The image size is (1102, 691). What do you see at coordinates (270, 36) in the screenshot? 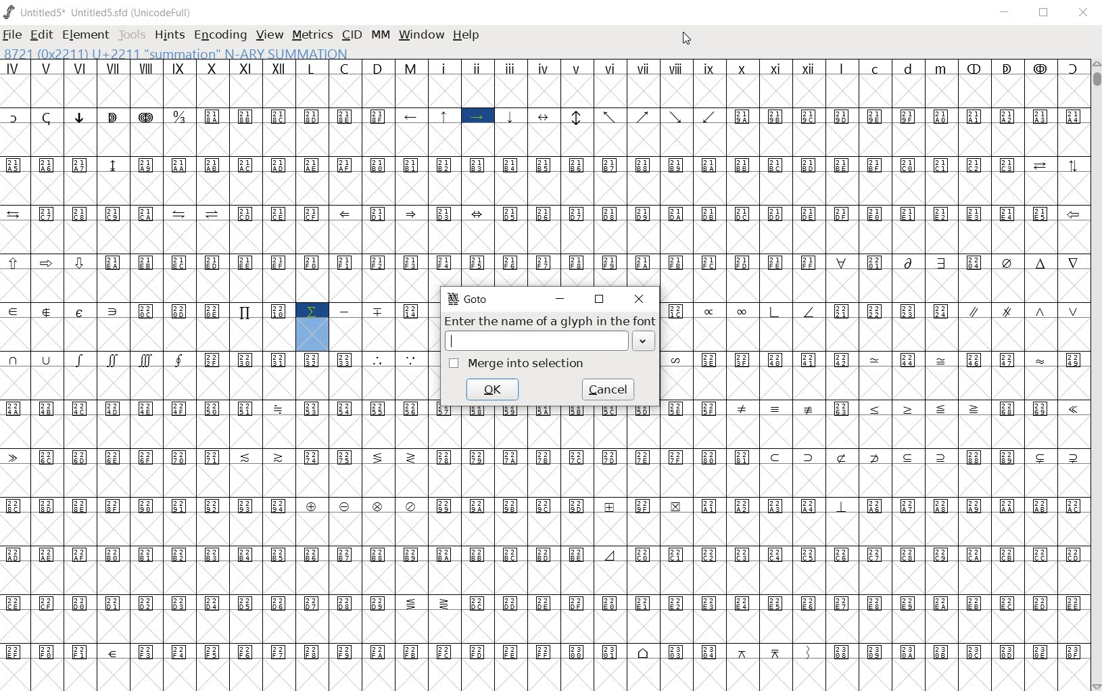
I see `VIEW` at bounding box center [270, 36].